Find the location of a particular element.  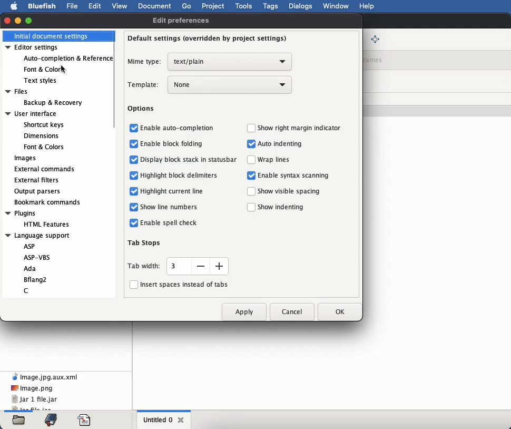

none is located at coordinates (229, 84).